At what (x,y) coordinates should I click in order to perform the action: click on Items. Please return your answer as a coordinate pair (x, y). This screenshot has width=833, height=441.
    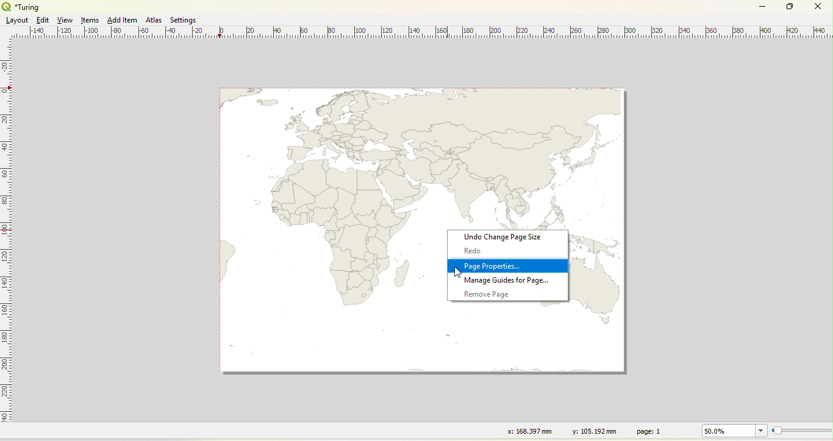
    Looking at the image, I should click on (91, 21).